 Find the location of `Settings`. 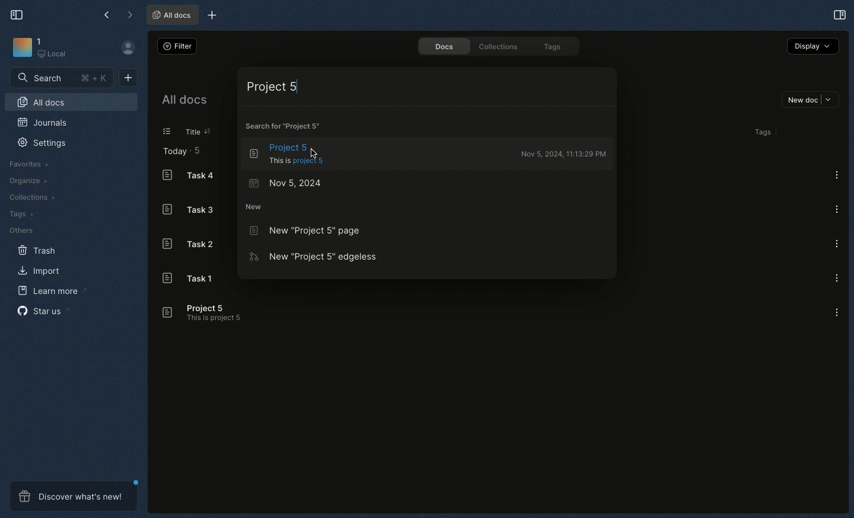

Settings is located at coordinates (43, 143).